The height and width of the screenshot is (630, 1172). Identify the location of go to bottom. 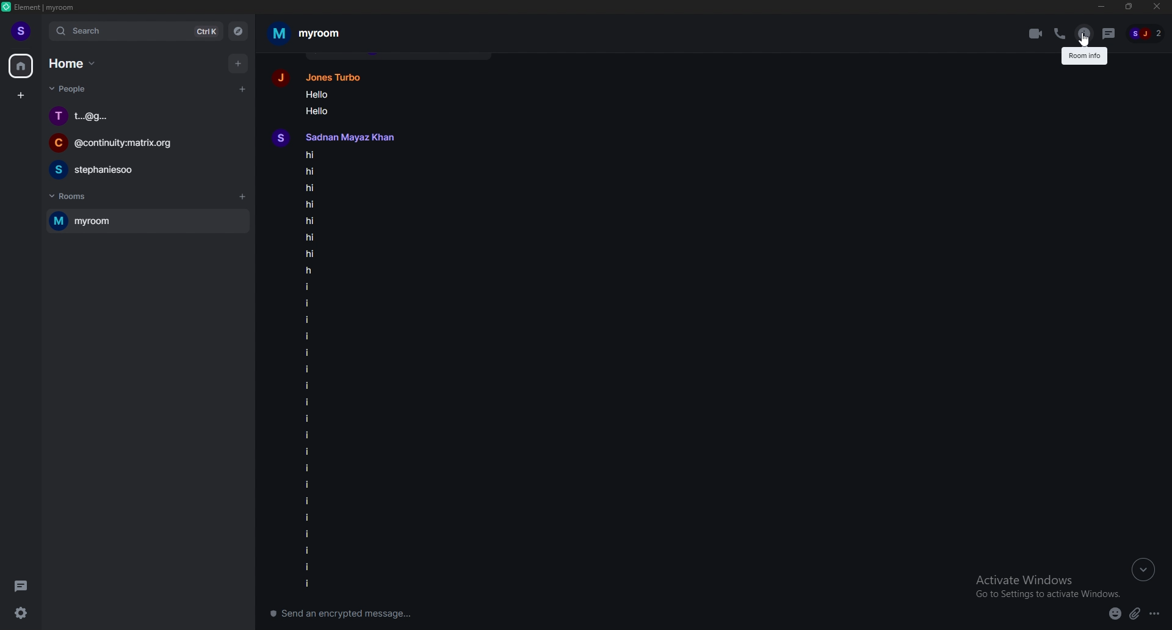
(1143, 568).